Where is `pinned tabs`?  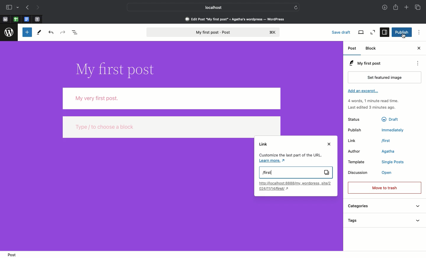
pinned tabs is located at coordinates (27, 19).